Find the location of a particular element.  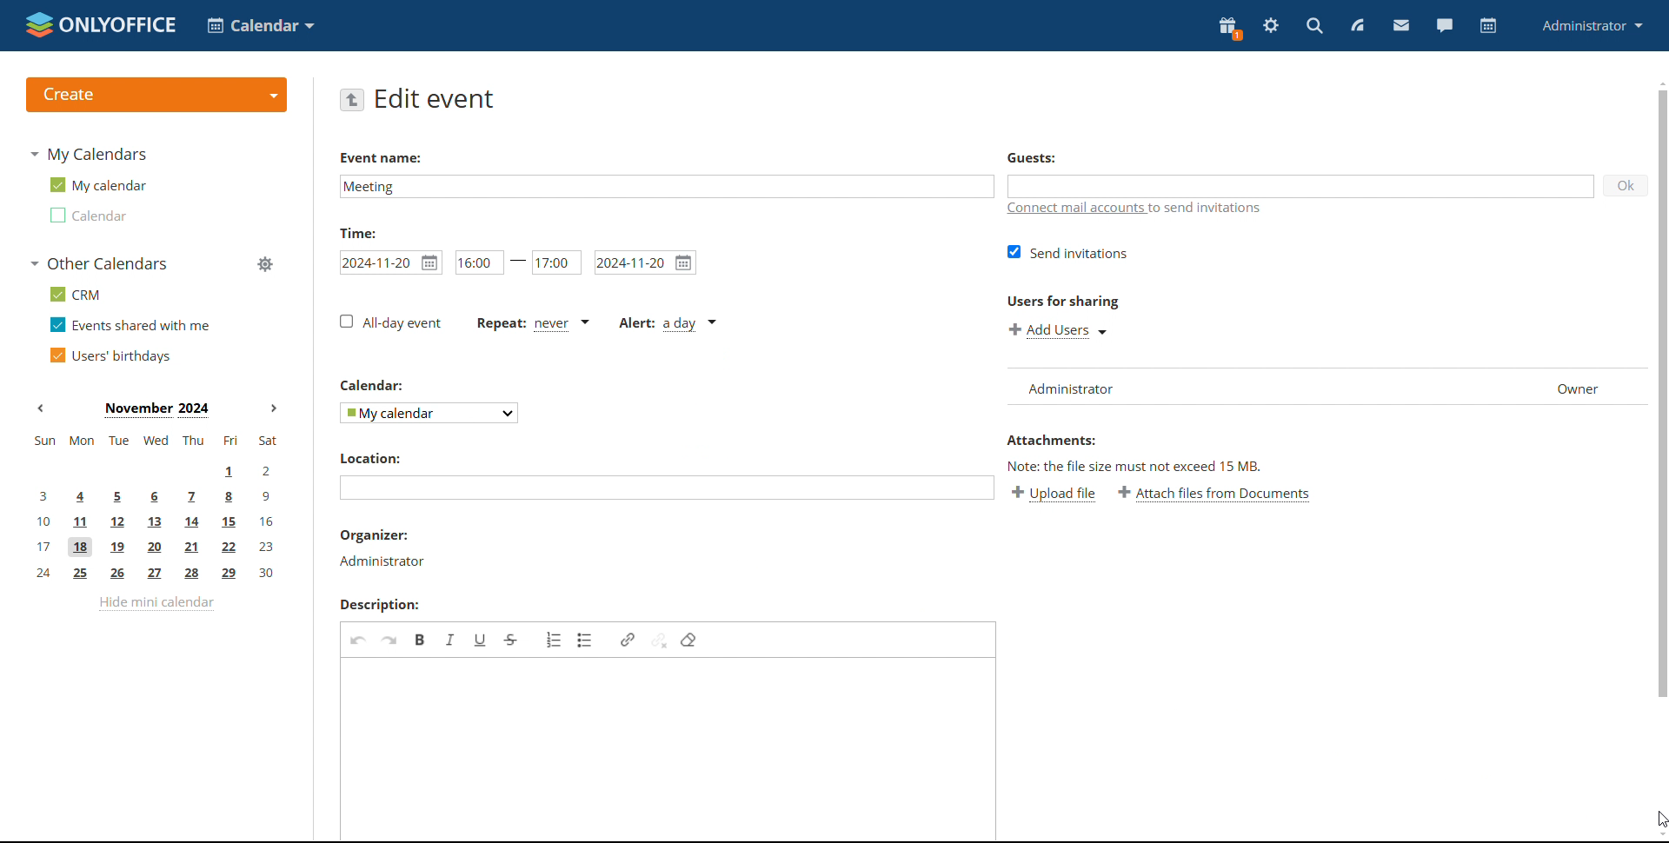

redo is located at coordinates (389, 641).